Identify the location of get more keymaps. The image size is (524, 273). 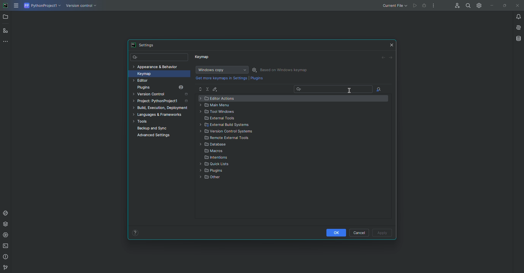
(222, 78).